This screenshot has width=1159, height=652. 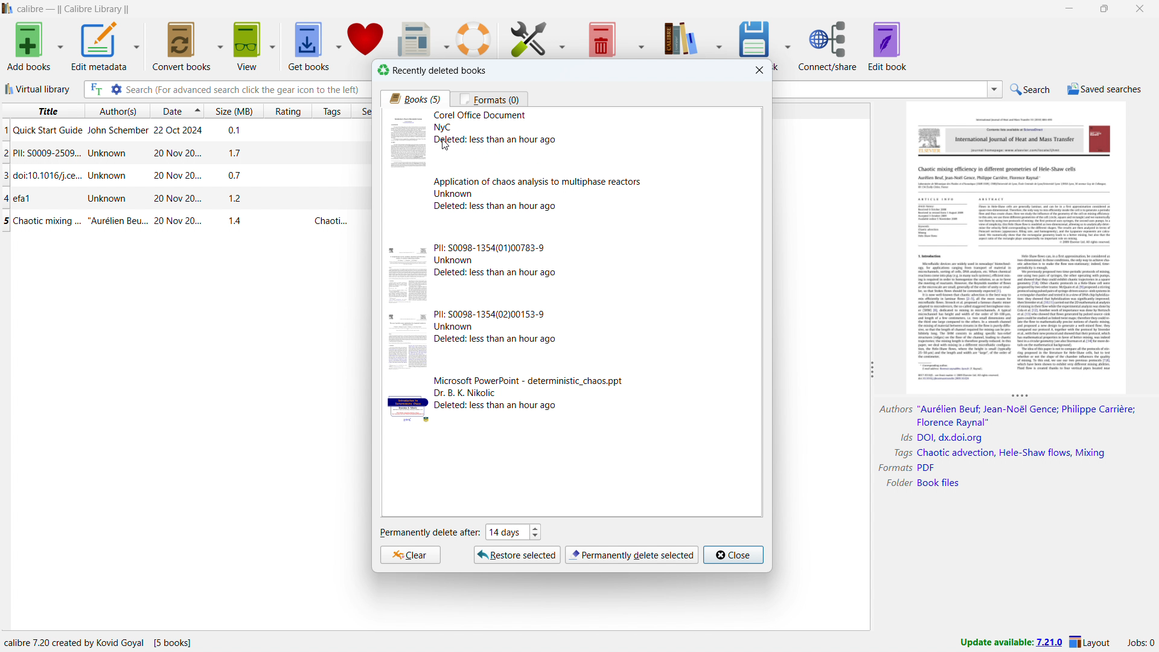 What do you see at coordinates (429, 533) in the screenshot?
I see `permanently delete after` at bounding box center [429, 533].